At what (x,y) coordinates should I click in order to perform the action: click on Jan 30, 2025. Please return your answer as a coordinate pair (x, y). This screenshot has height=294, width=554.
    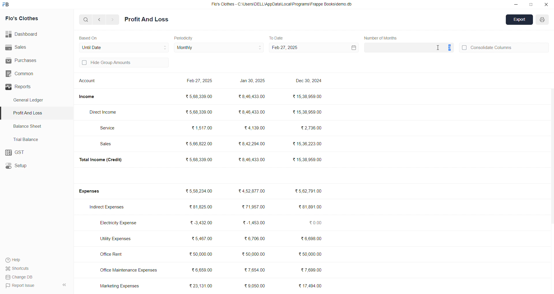
    Looking at the image, I should click on (253, 82).